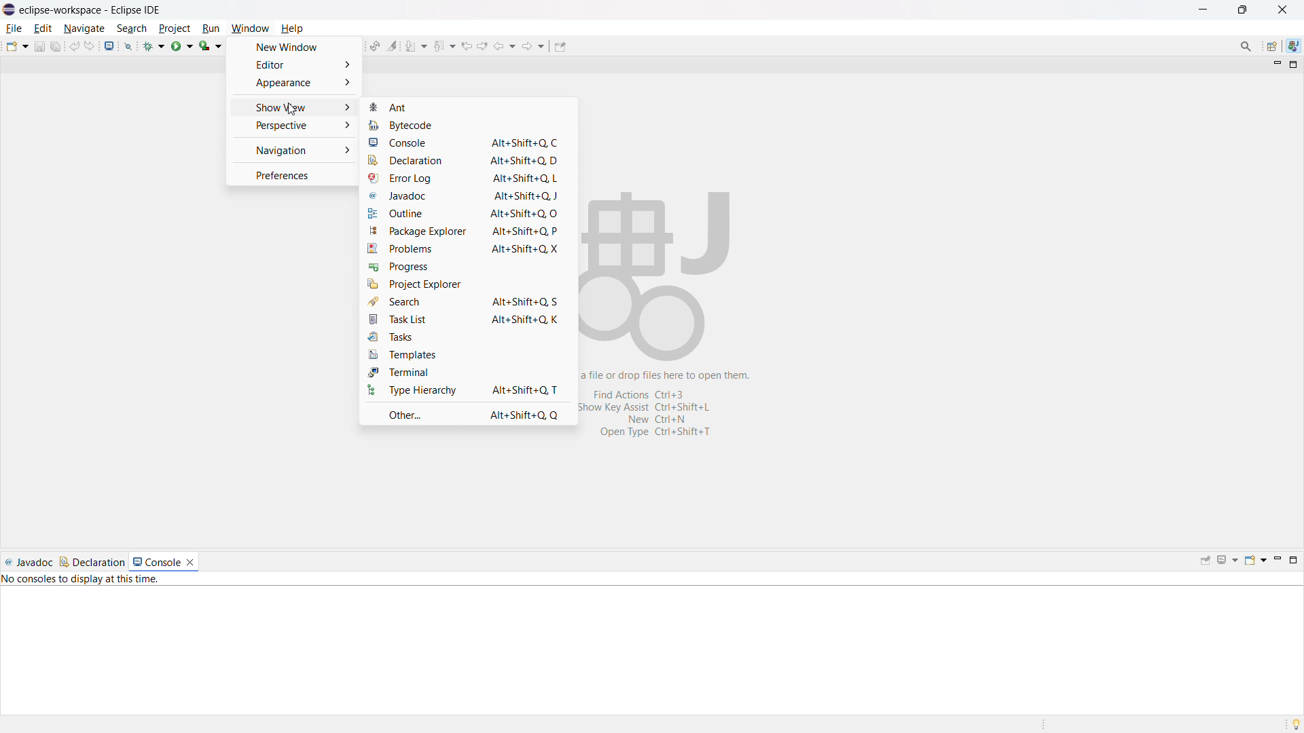  What do you see at coordinates (291, 151) in the screenshot?
I see `navigation` at bounding box center [291, 151].